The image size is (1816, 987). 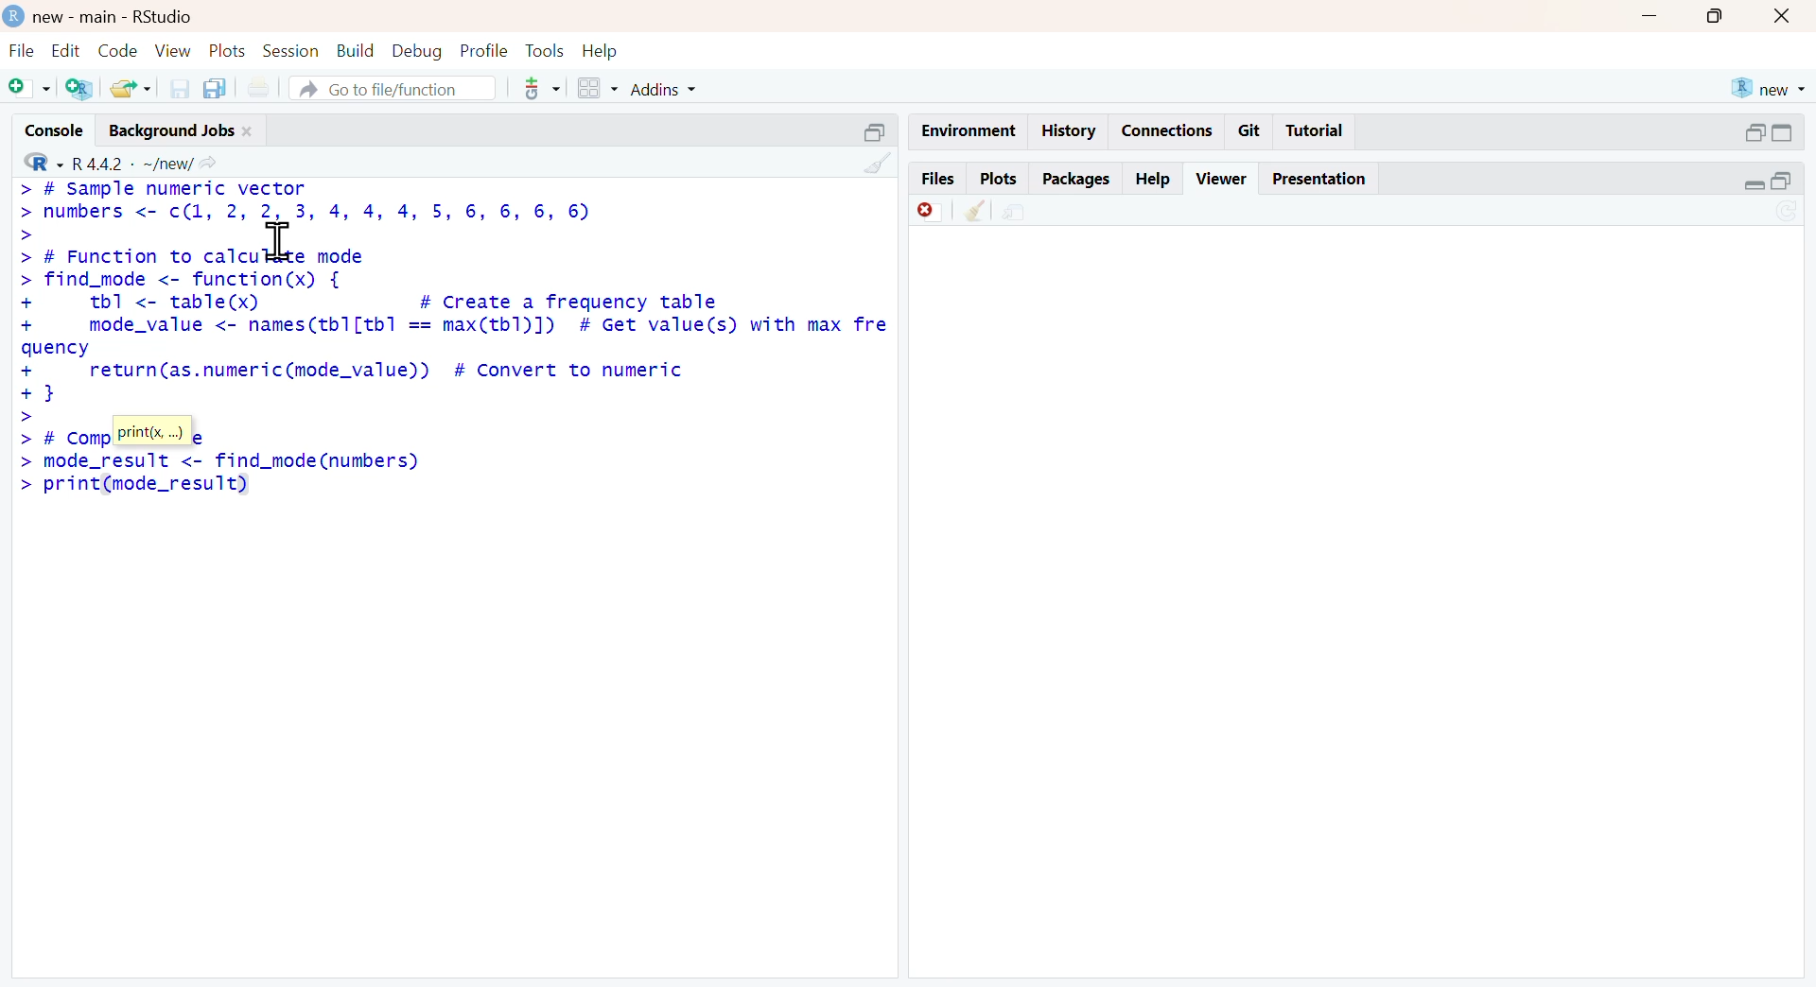 What do you see at coordinates (16, 15) in the screenshot?
I see `logo` at bounding box center [16, 15].